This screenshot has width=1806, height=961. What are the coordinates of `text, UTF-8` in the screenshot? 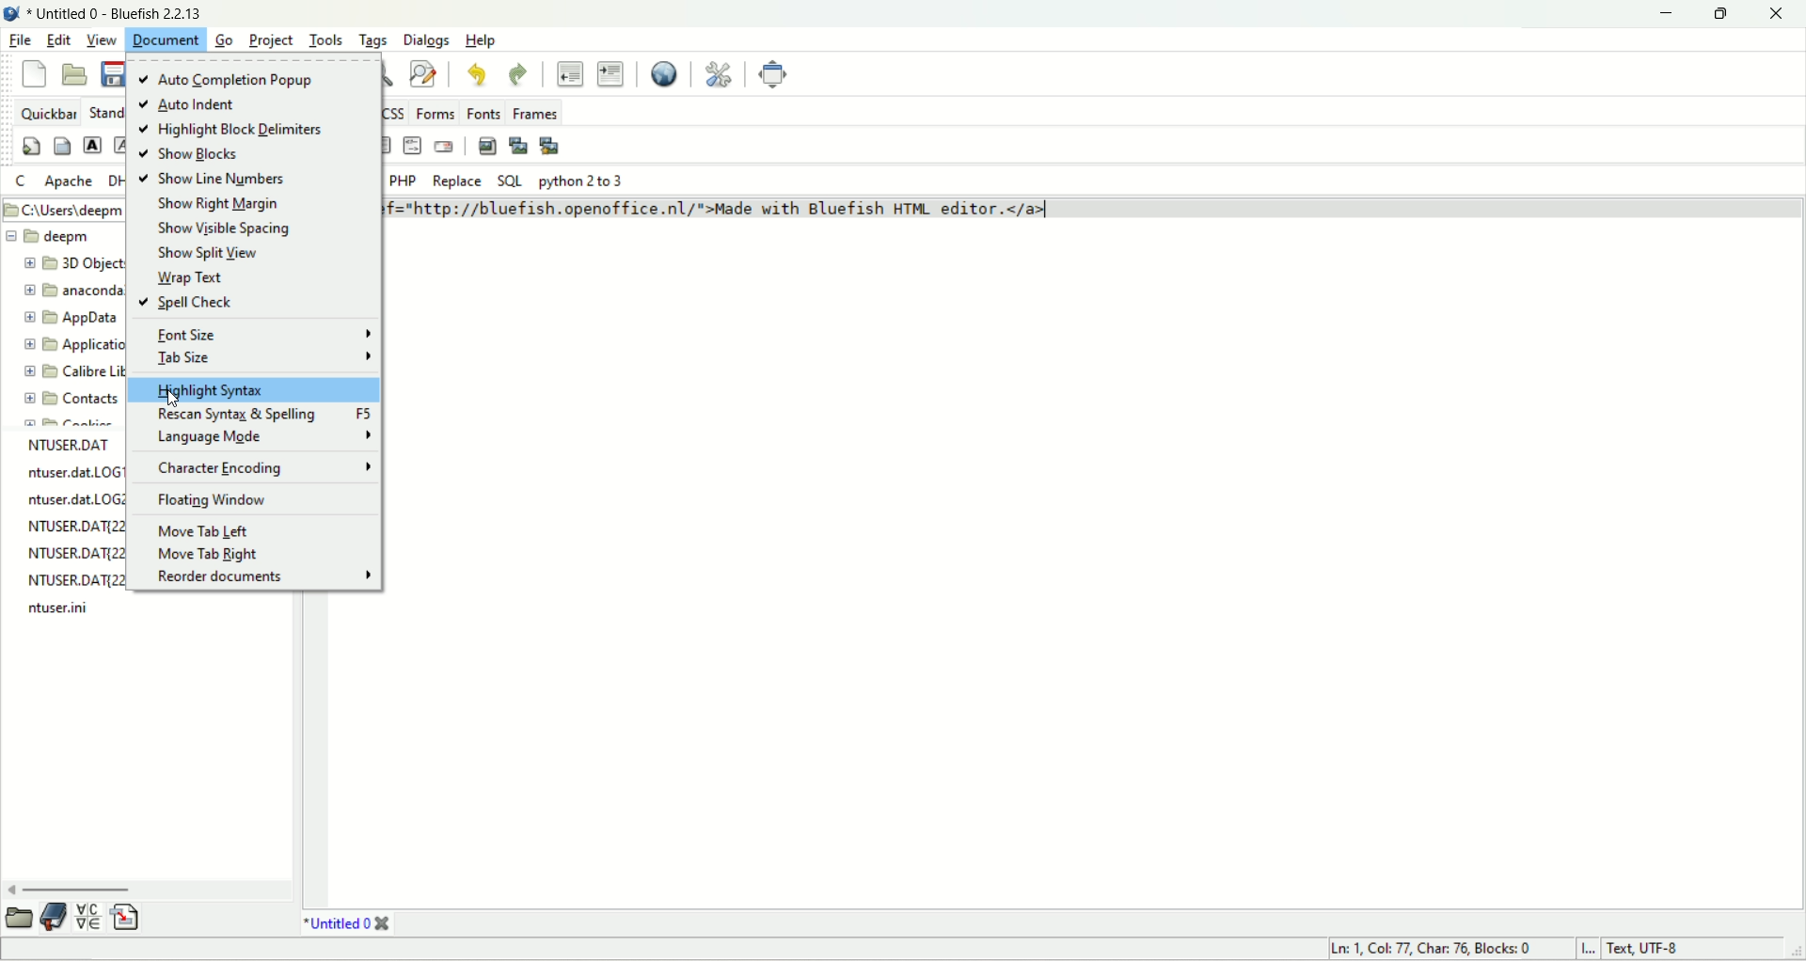 It's located at (1658, 950).